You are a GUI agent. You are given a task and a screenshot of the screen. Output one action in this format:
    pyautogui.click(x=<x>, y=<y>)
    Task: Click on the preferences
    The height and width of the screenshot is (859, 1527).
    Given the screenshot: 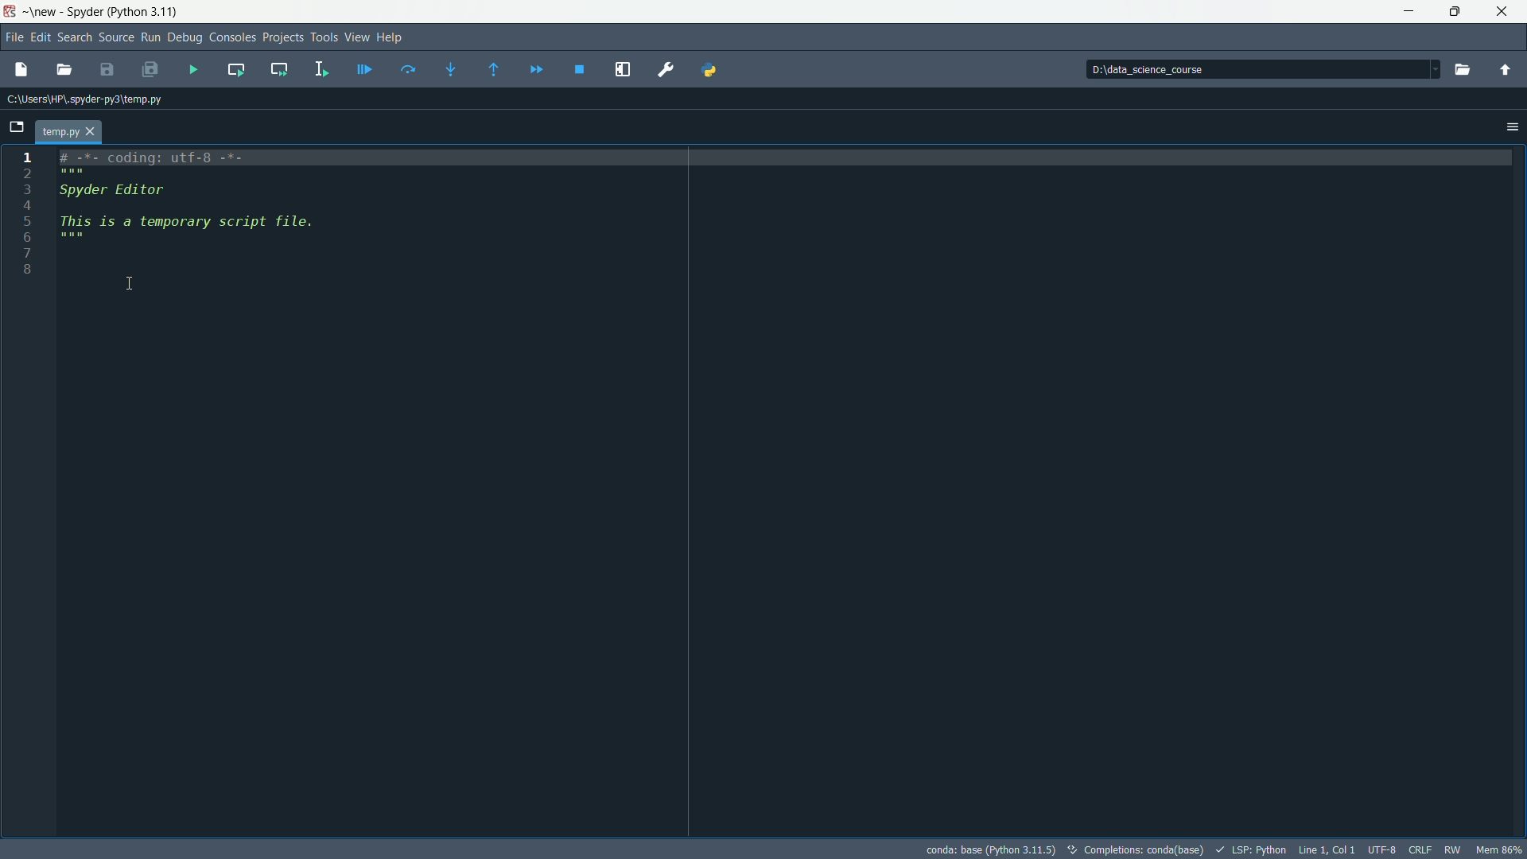 What is the action you would take?
    pyautogui.click(x=665, y=69)
    